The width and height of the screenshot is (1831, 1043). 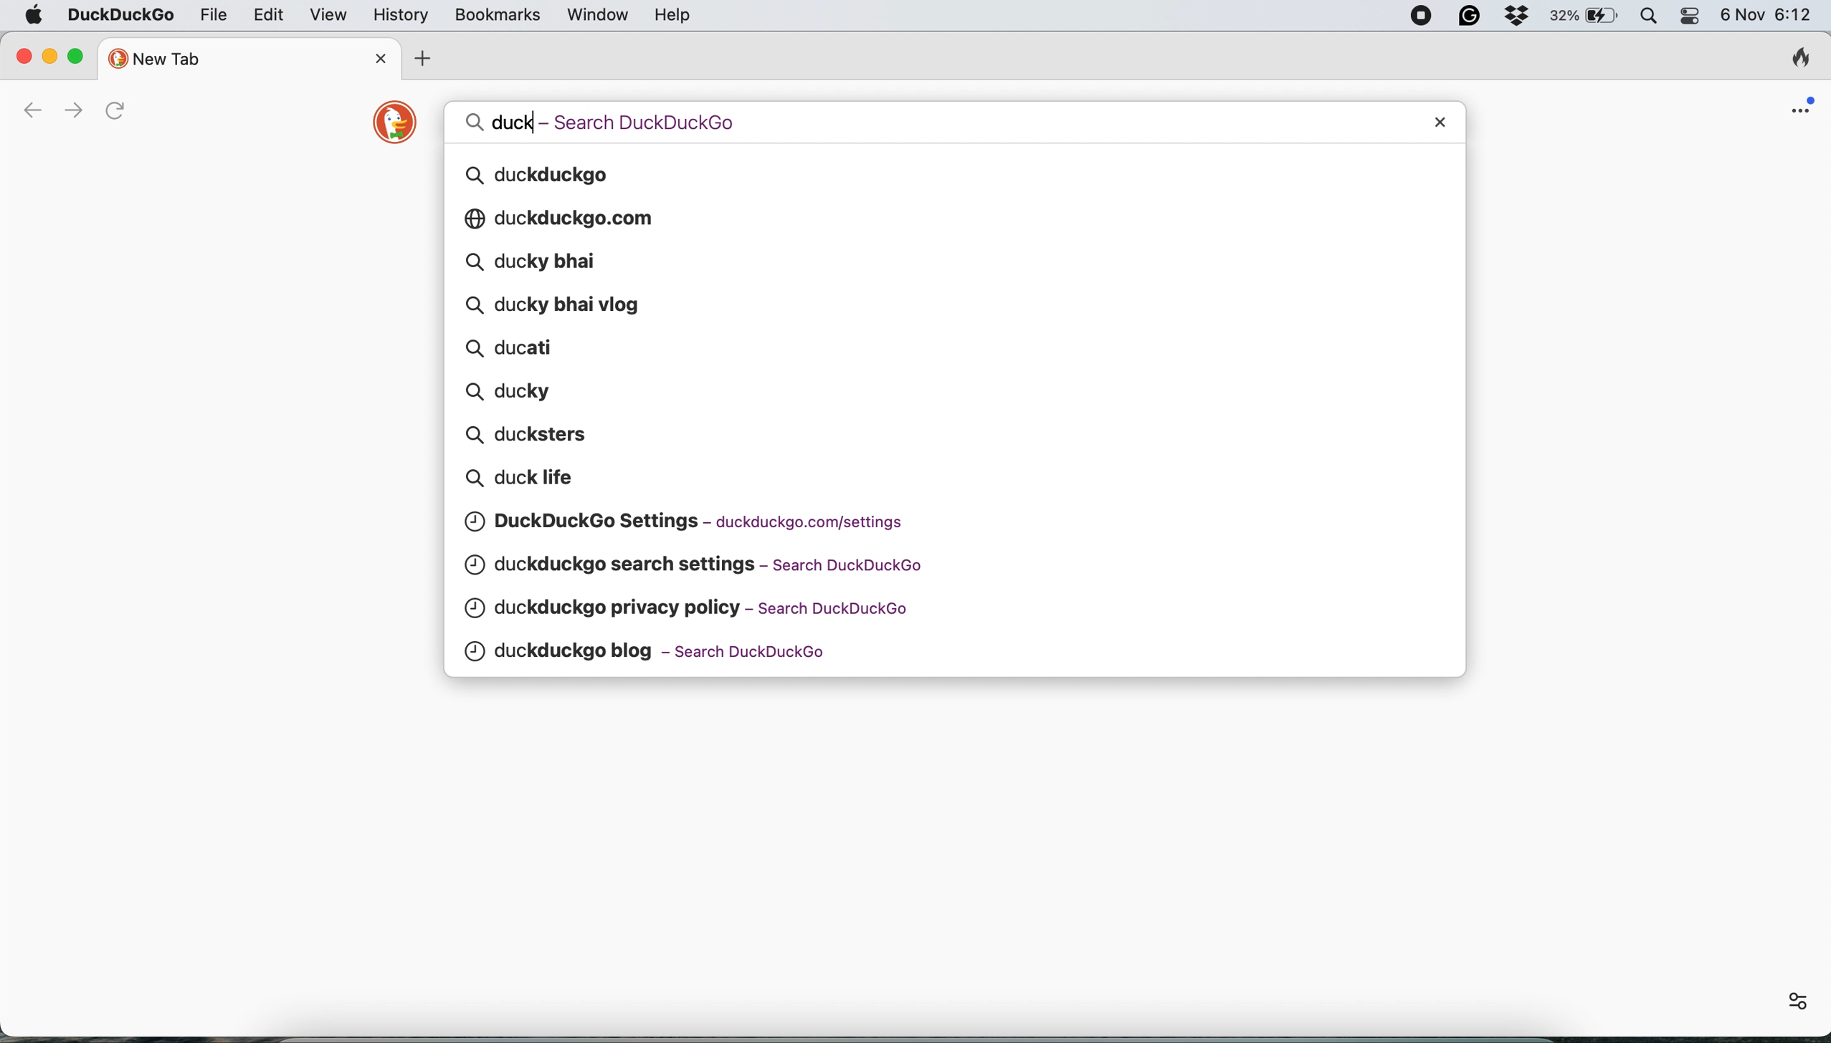 What do you see at coordinates (498, 16) in the screenshot?
I see `bookmarks` at bounding box center [498, 16].